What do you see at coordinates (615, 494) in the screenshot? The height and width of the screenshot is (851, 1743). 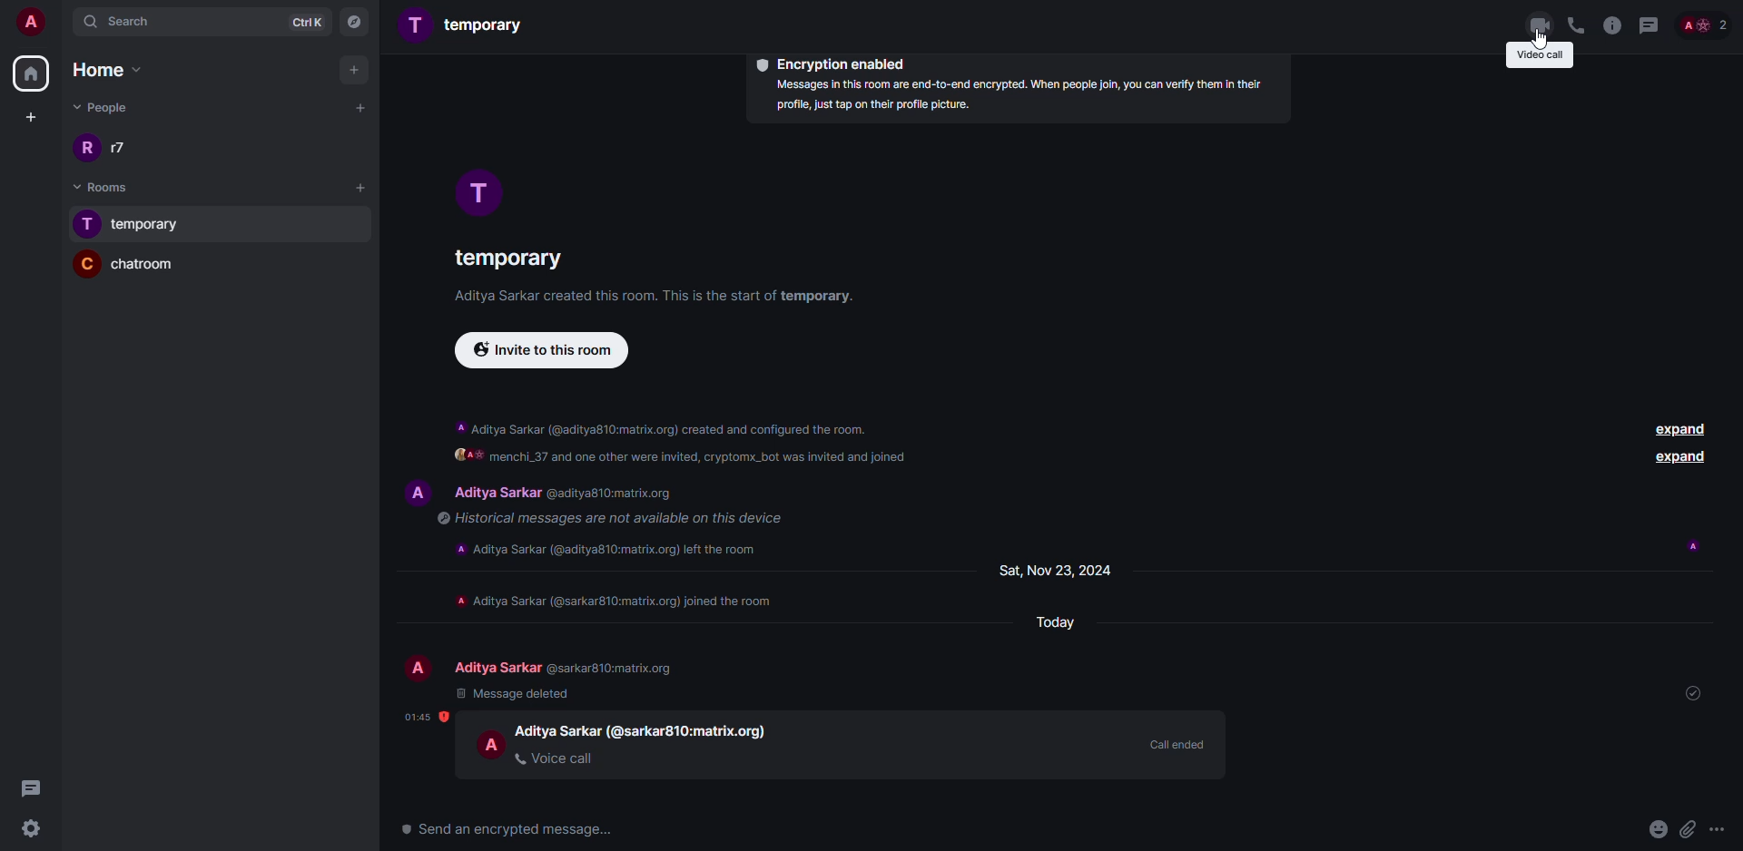 I see `id` at bounding box center [615, 494].